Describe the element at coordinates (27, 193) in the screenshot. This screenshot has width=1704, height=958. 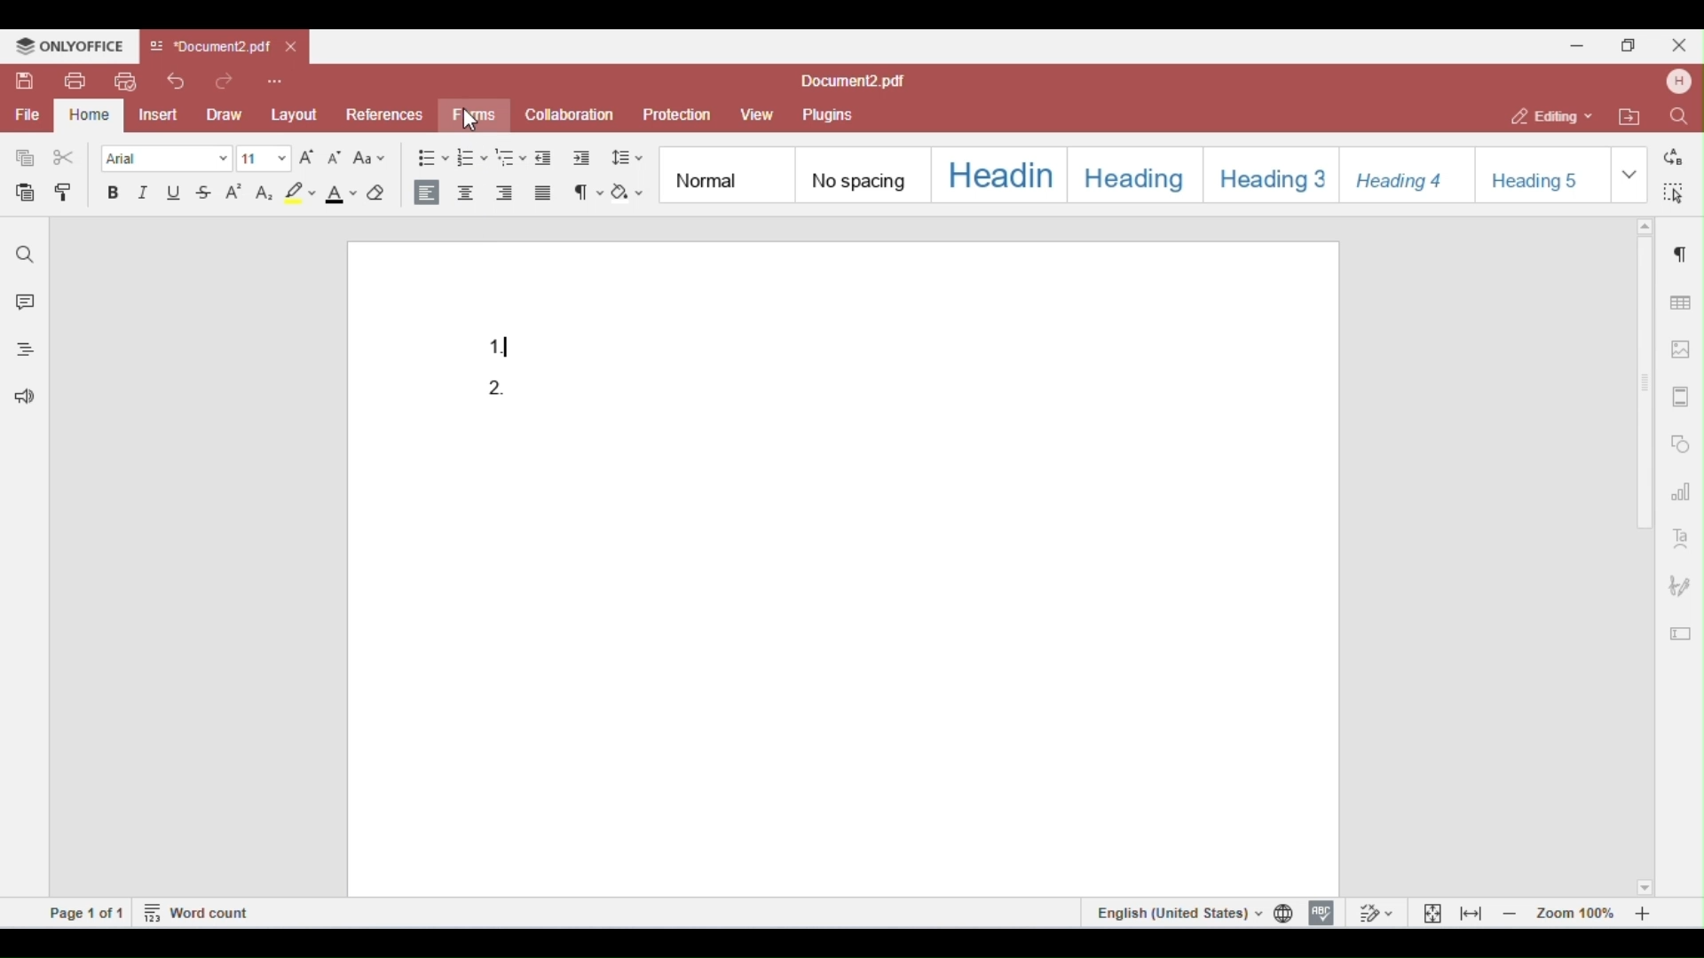
I see `paste` at that location.